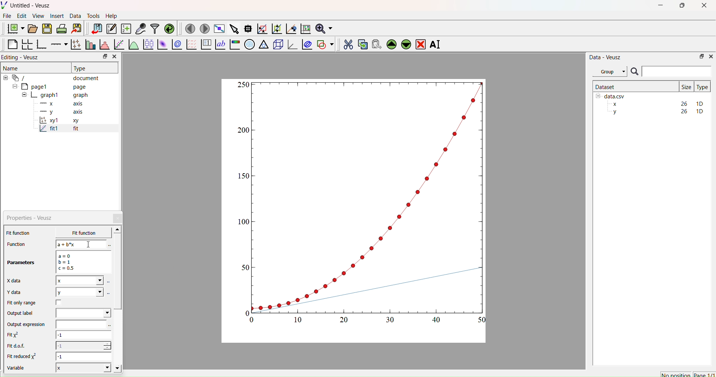  I want to click on a+b*x, so click(81, 244).